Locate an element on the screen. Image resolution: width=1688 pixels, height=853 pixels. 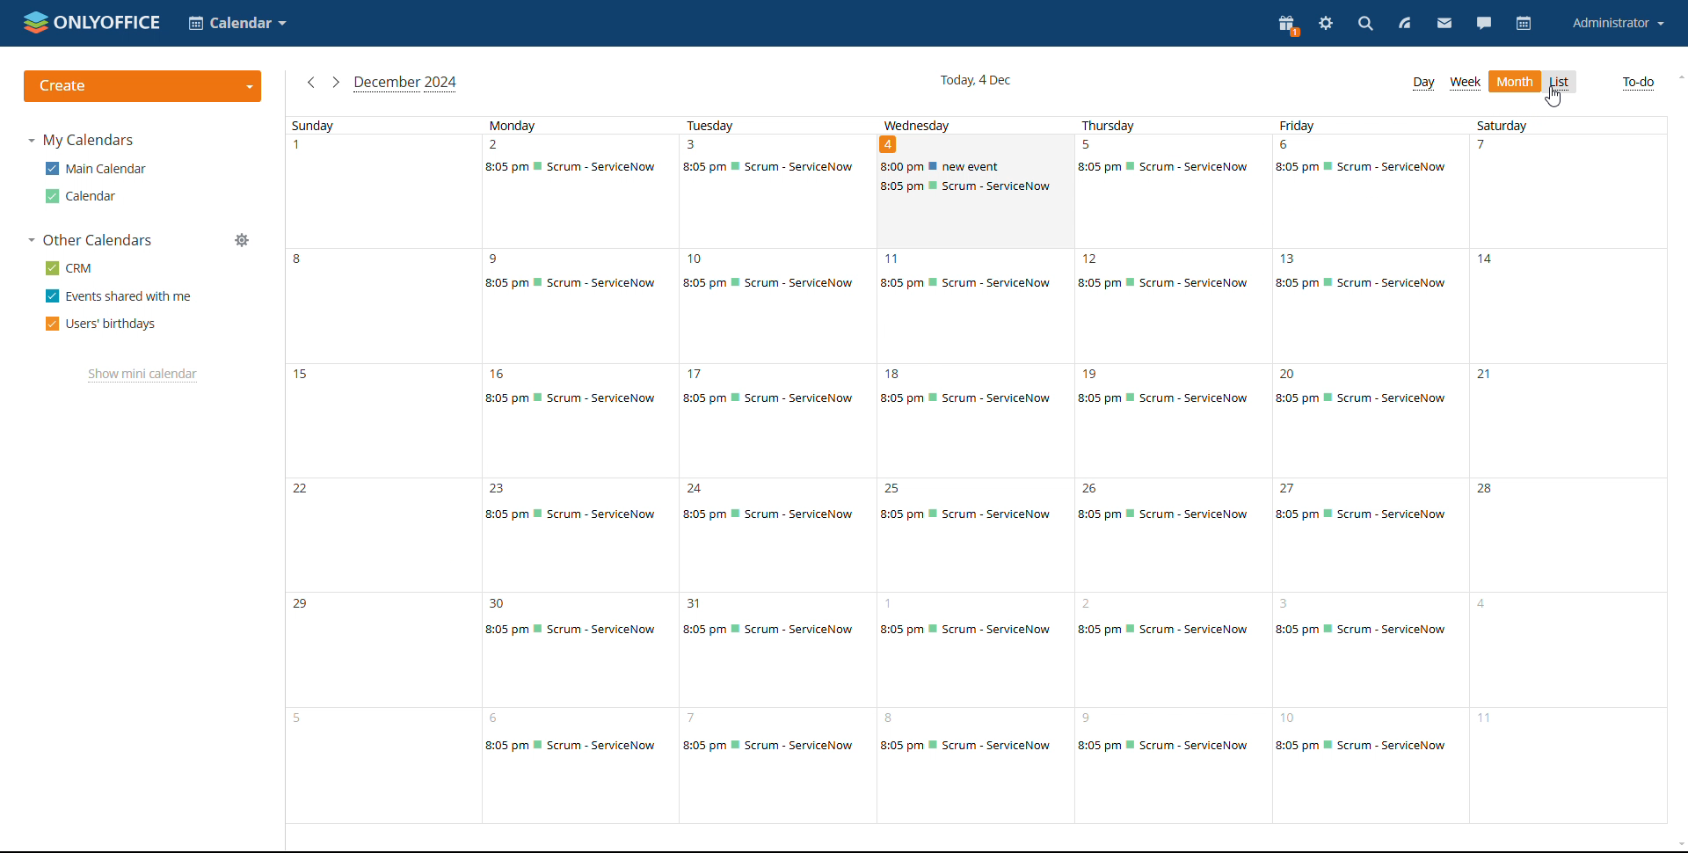
scroll down is located at coordinates (1677, 844).